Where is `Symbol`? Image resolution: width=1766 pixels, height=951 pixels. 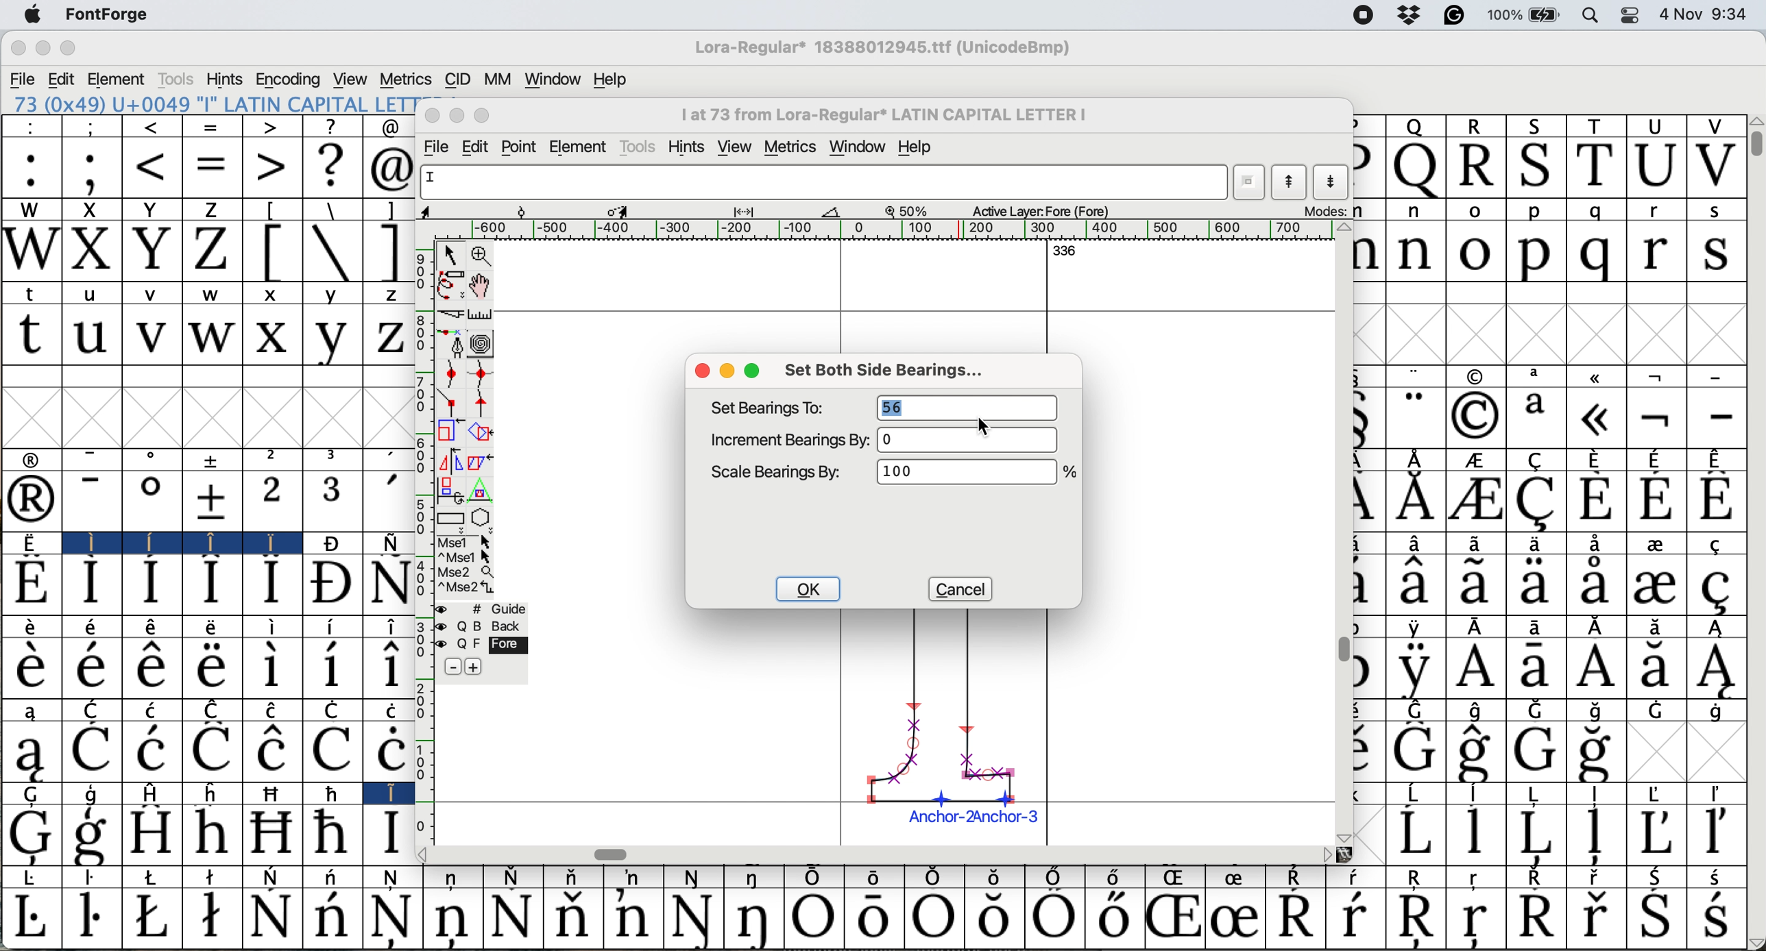 Symbol is located at coordinates (1418, 709).